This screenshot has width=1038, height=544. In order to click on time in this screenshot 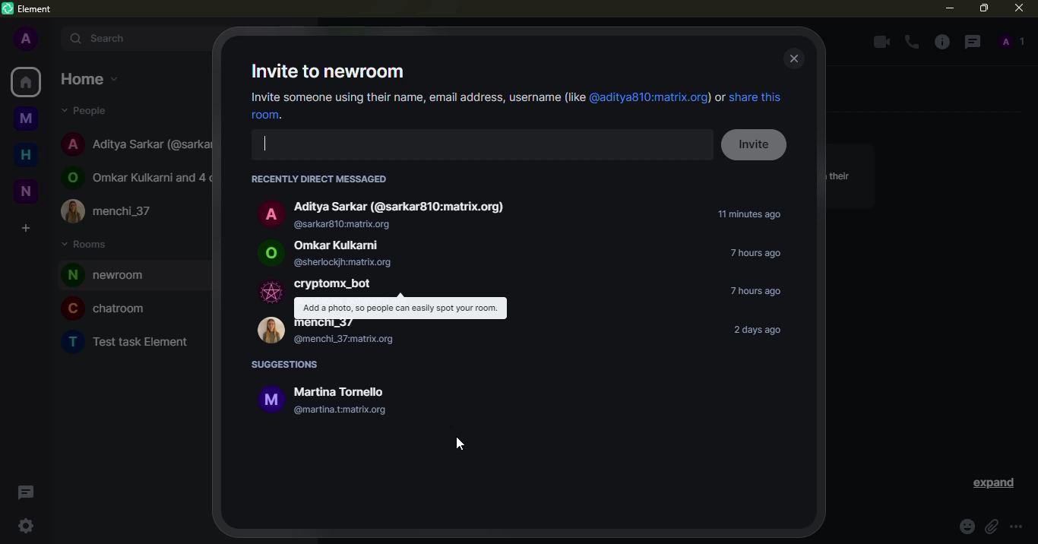, I will do `click(757, 290)`.